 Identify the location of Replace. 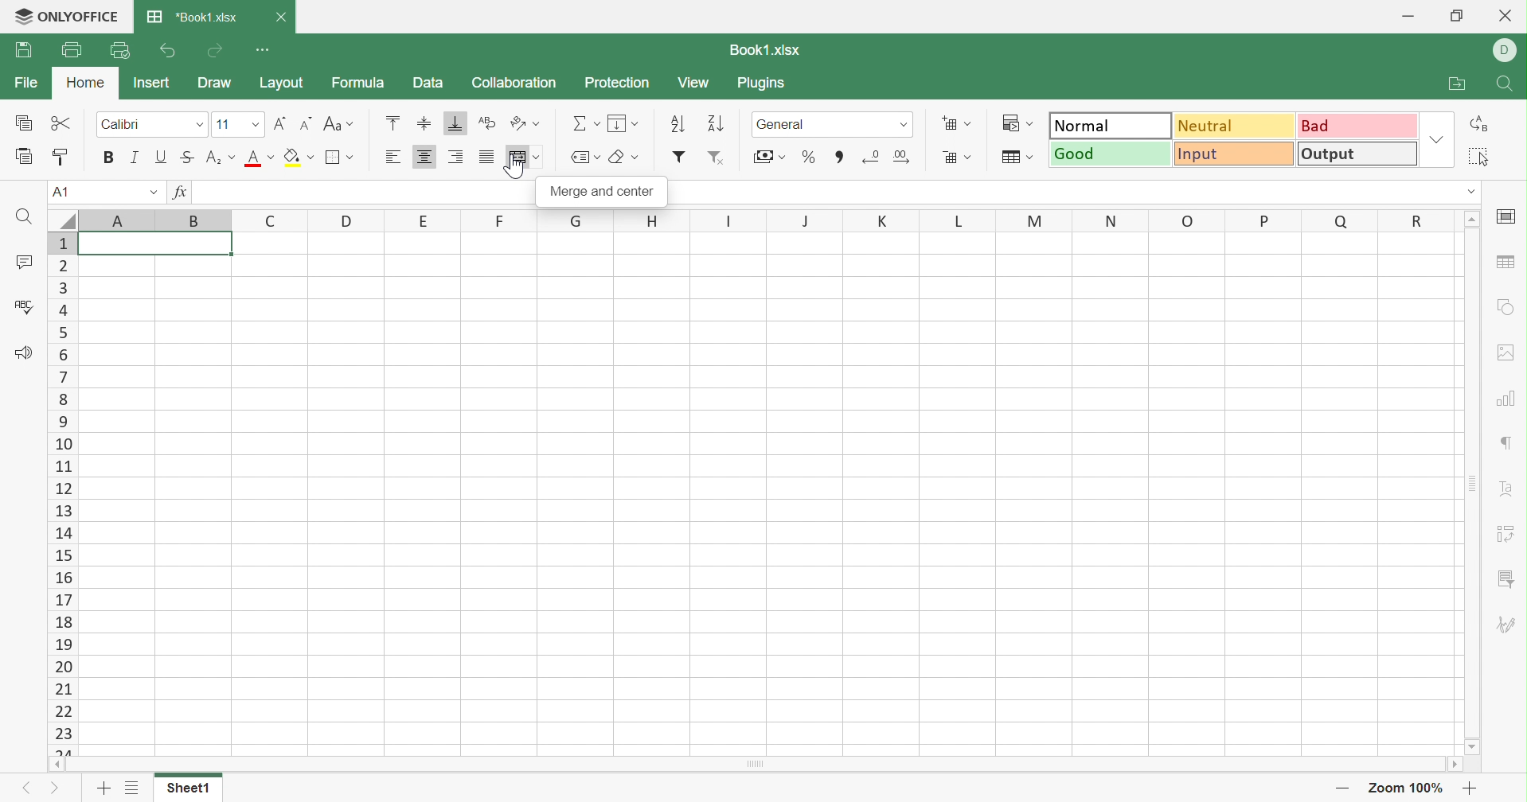
(1481, 124).